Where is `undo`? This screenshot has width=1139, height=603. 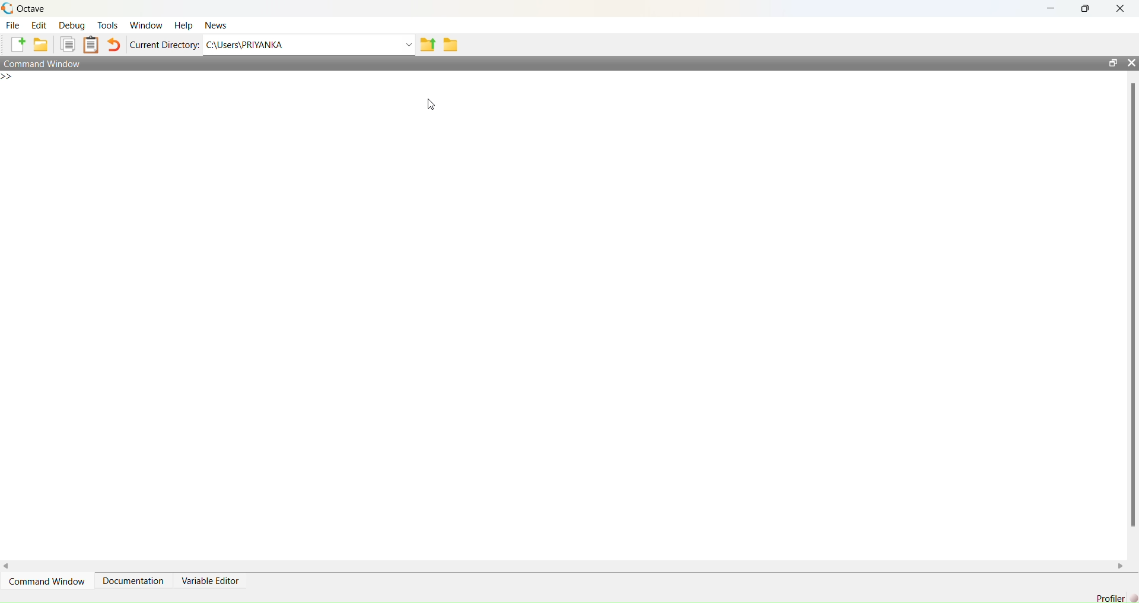
undo is located at coordinates (115, 44).